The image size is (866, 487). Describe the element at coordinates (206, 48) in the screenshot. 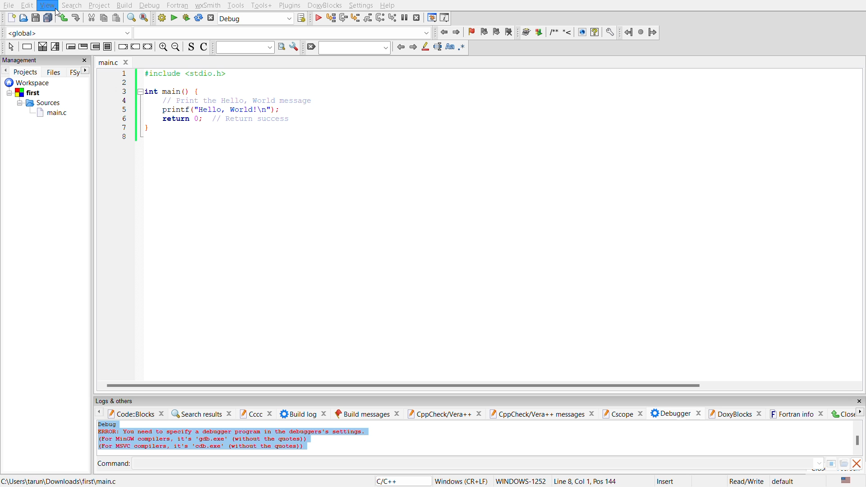

I see `toggle comments` at that location.